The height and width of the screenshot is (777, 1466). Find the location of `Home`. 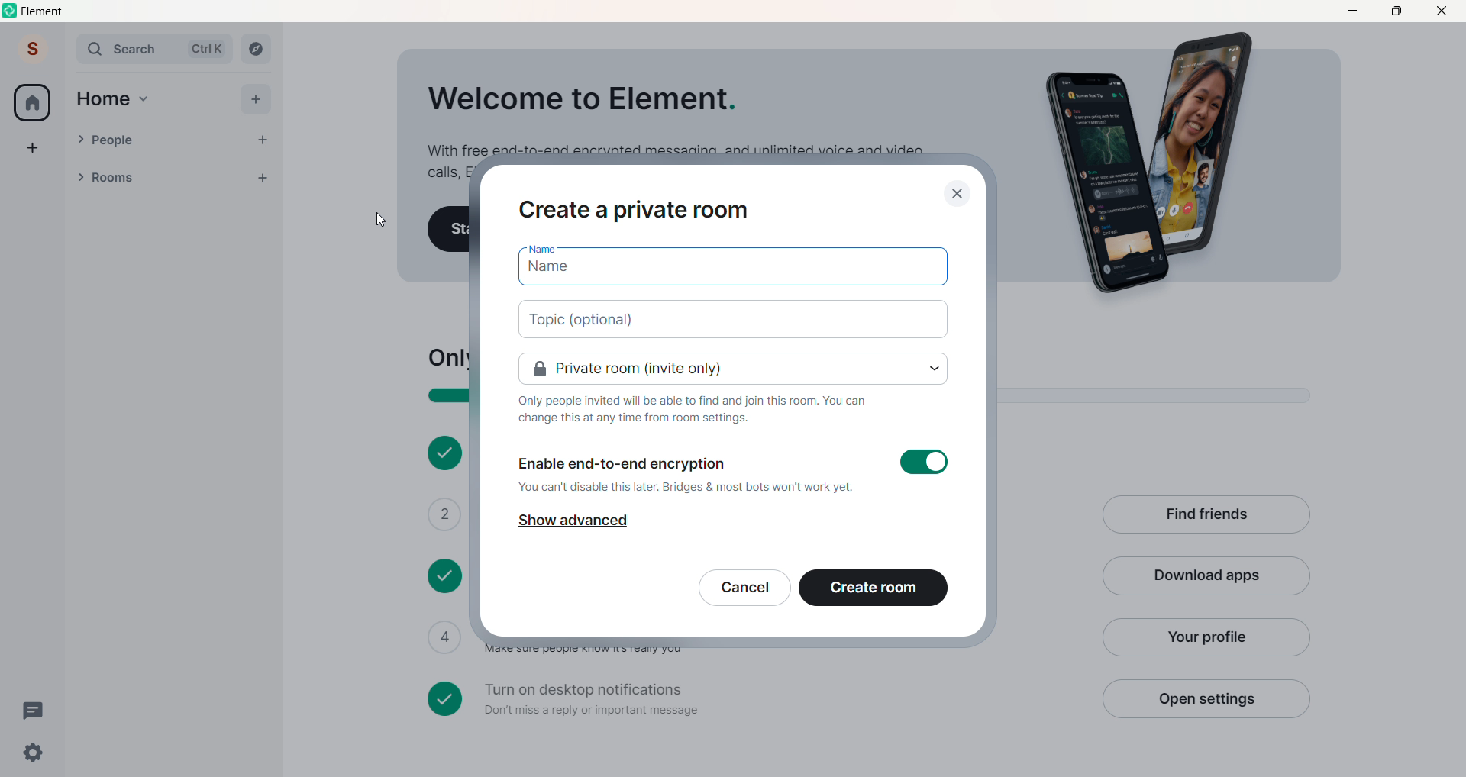

Home is located at coordinates (32, 102).